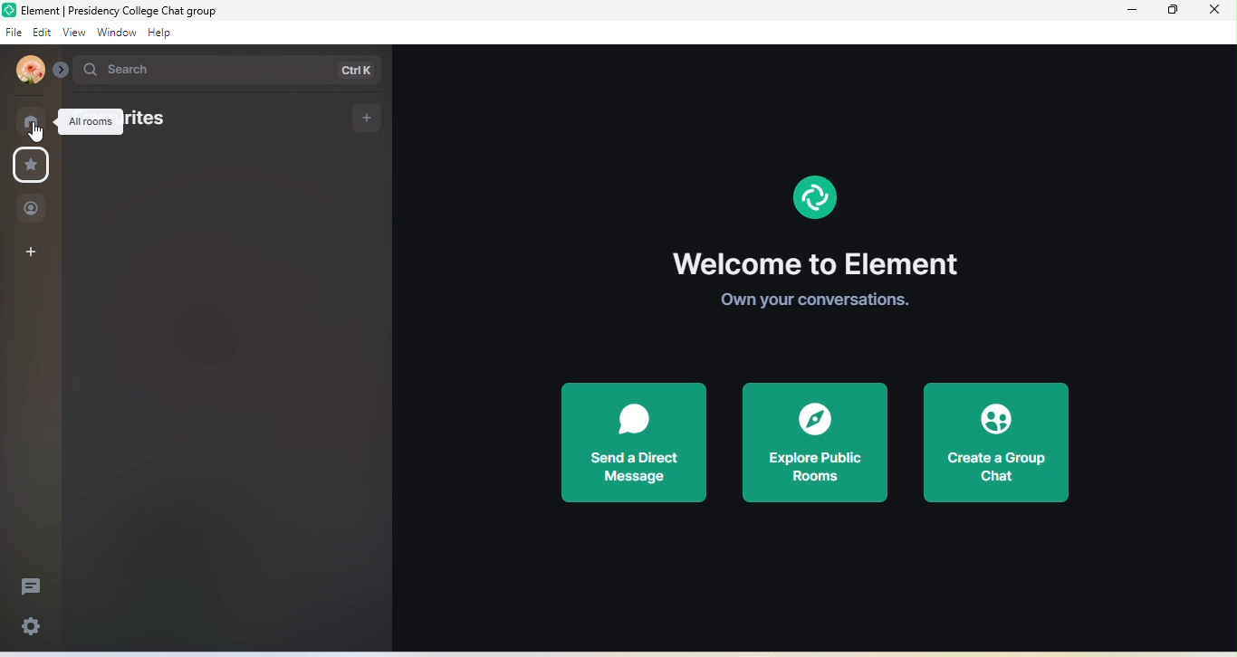 The image size is (1237, 657). What do you see at coordinates (9, 10) in the screenshot?
I see `app icon` at bounding box center [9, 10].